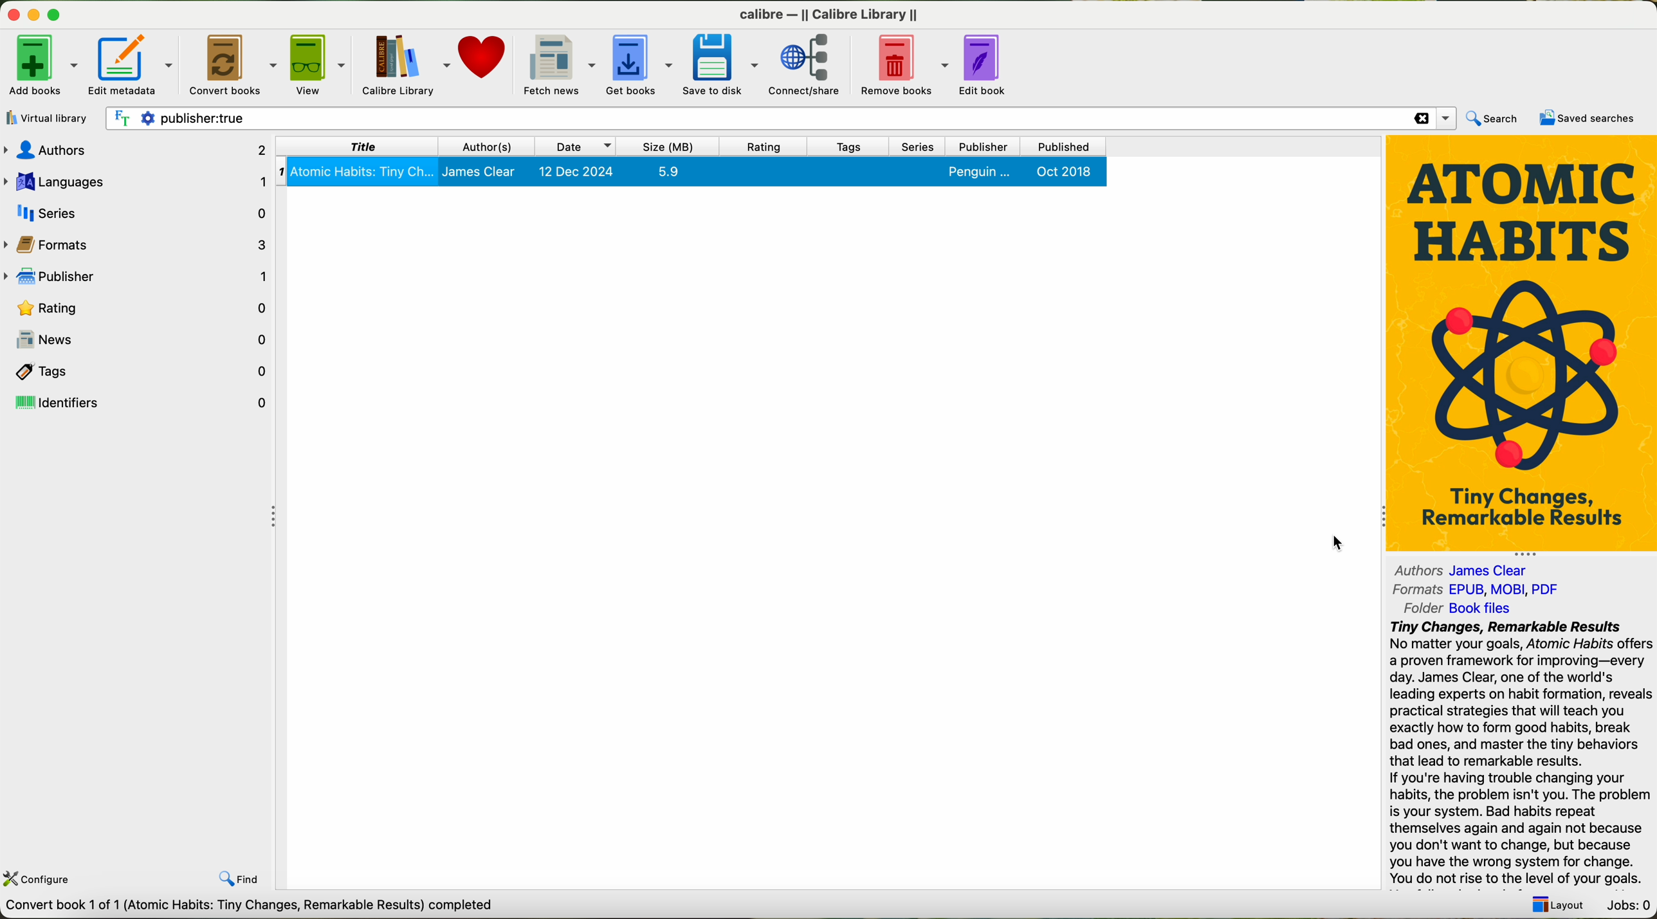 This screenshot has width=1657, height=919. I want to click on mouse, so click(1333, 544).